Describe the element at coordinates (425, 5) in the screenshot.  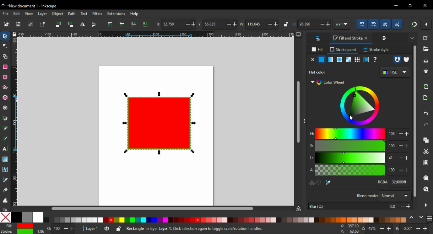
I see `close window` at that location.